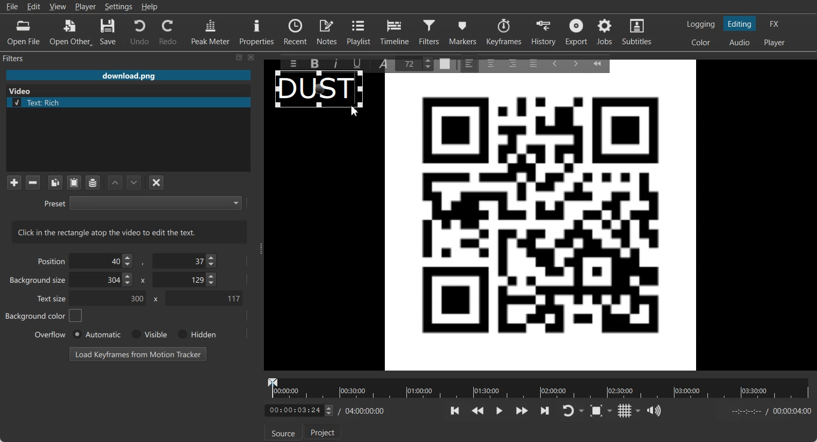  Describe the element at coordinates (638, 411) in the screenshot. I see `Drop down box` at that location.